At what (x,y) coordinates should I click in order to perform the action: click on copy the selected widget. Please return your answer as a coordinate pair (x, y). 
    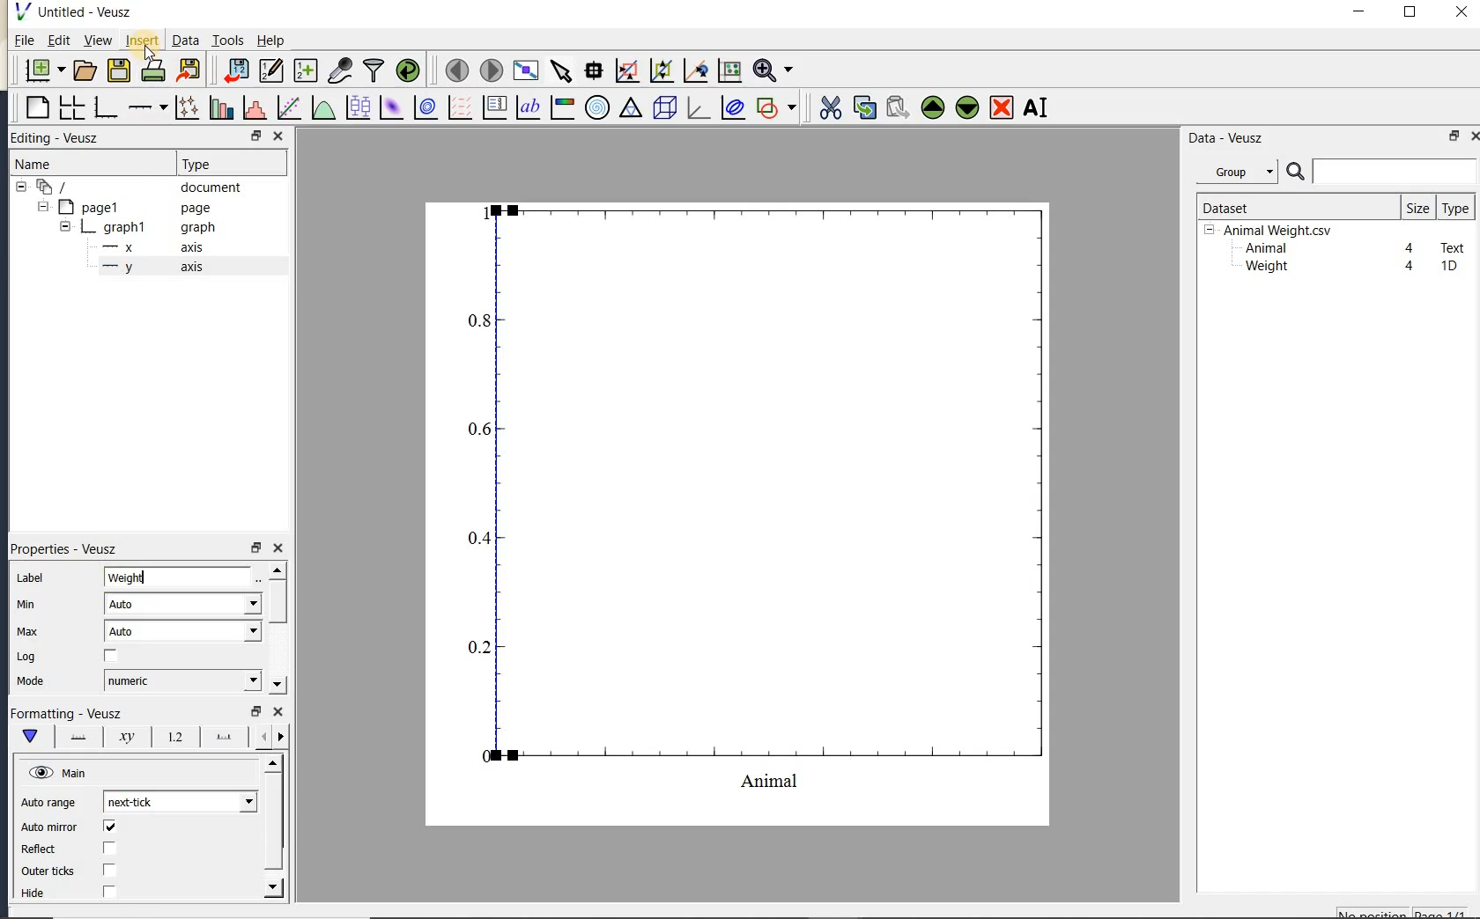
    Looking at the image, I should click on (862, 107).